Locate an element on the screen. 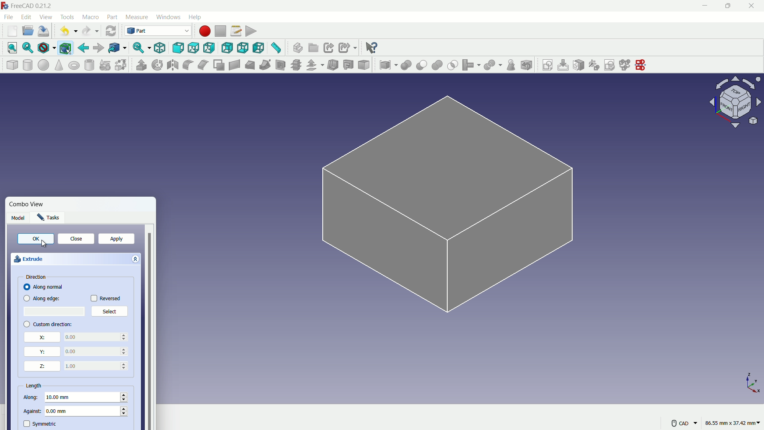  Cursor is located at coordinates (44, 243).